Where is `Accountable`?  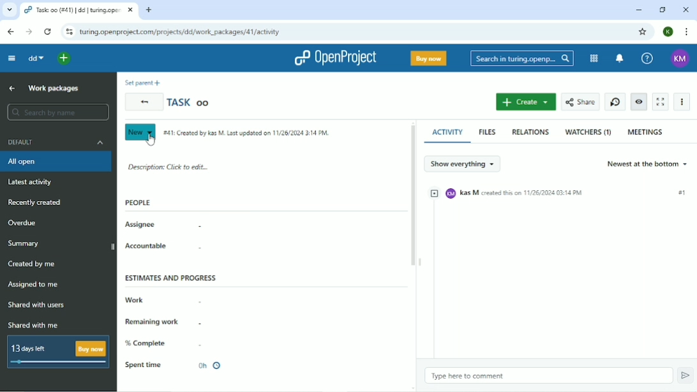
Accountable is located at coordinates (147, 246).